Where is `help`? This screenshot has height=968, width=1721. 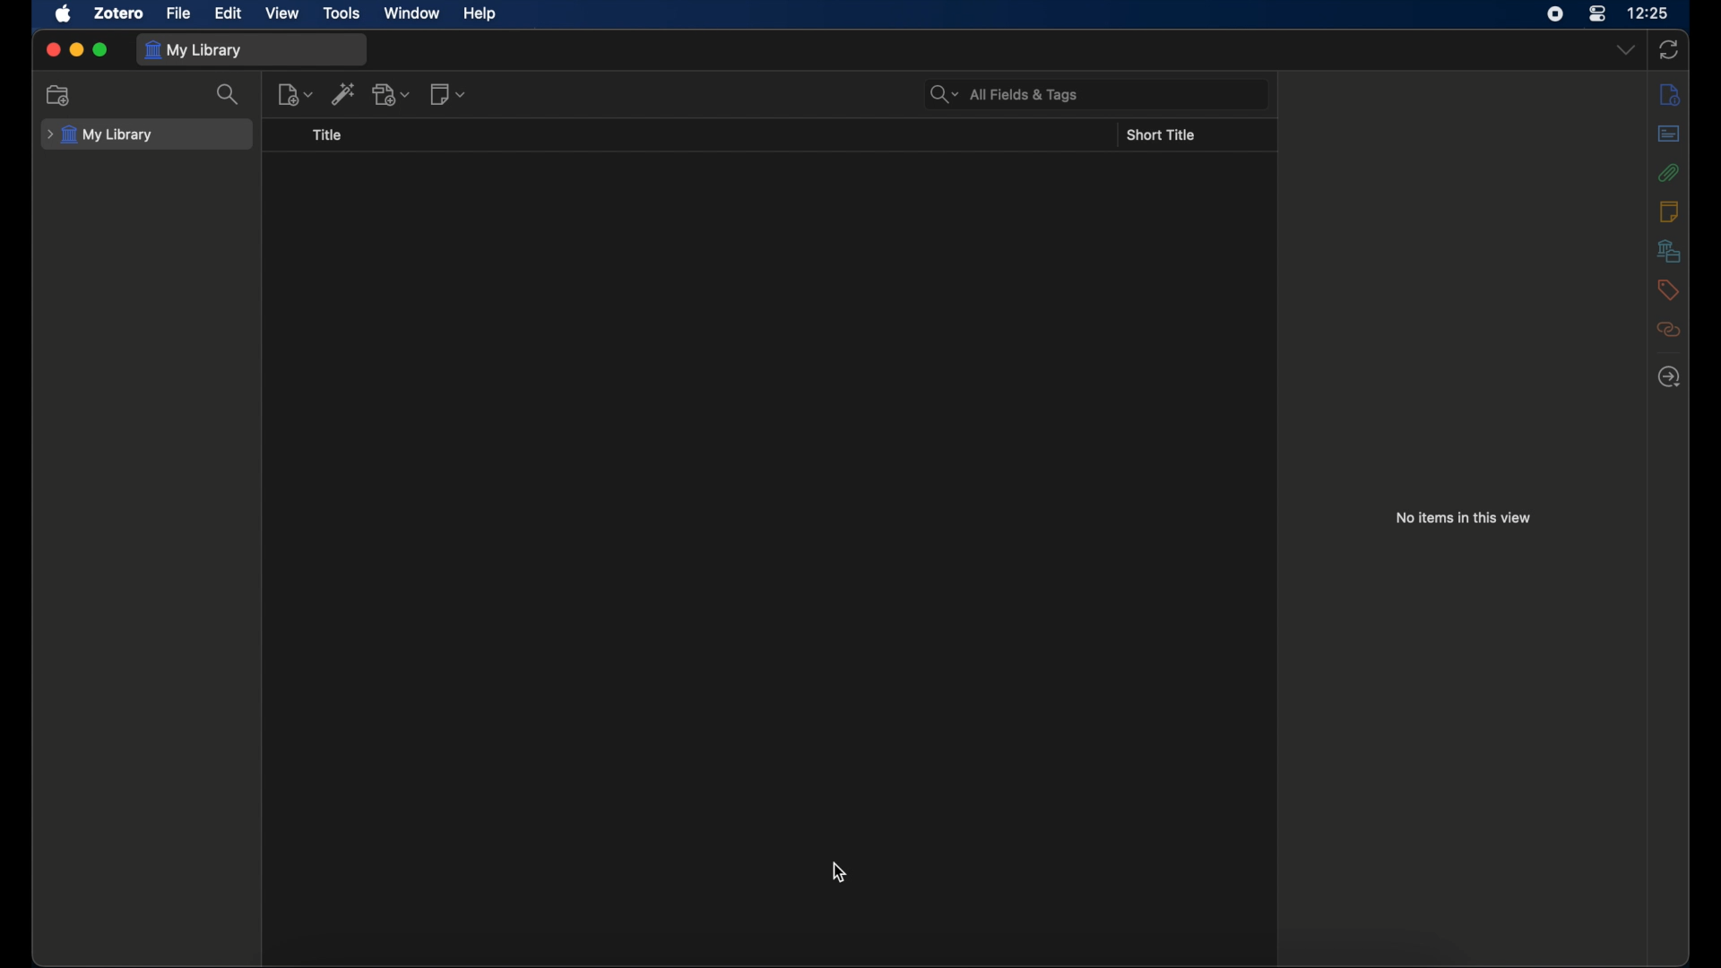
help is located at coordinates (479, 14).